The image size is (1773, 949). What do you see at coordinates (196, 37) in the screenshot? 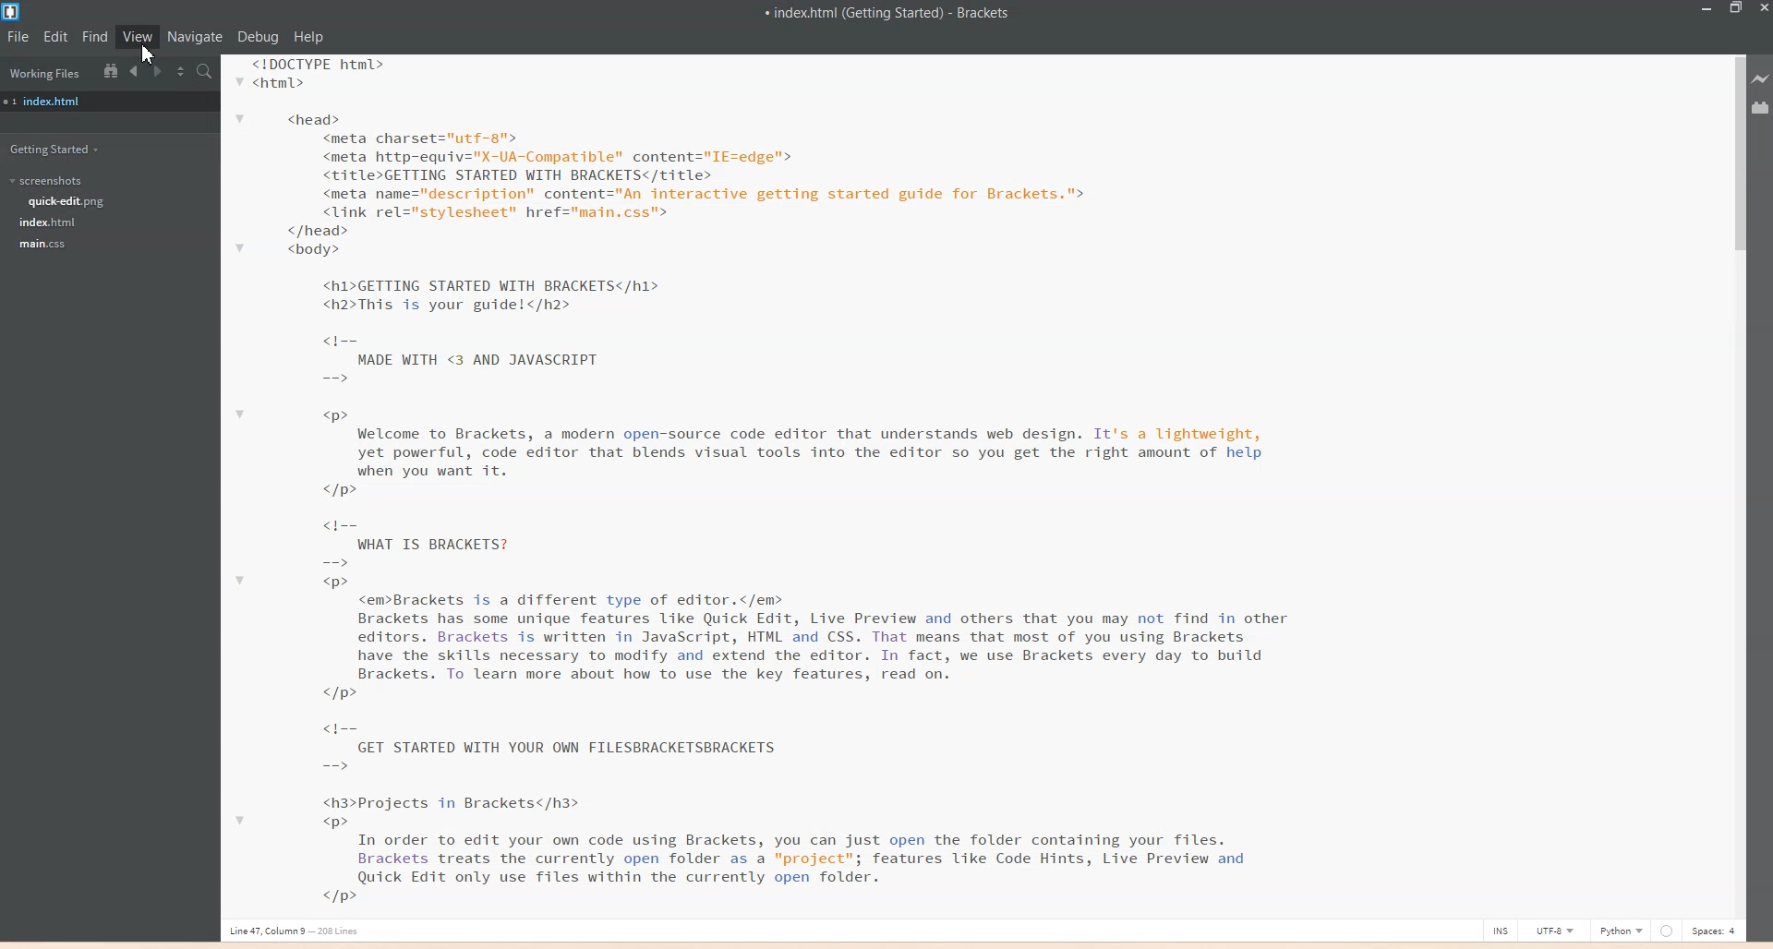
I see `Navigate` at bounding box center [196, 37].